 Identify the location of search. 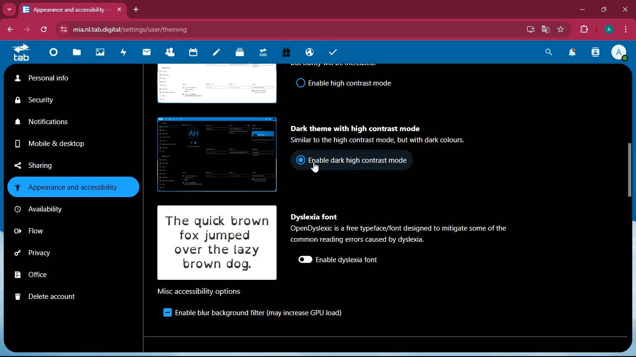
(546, 53).